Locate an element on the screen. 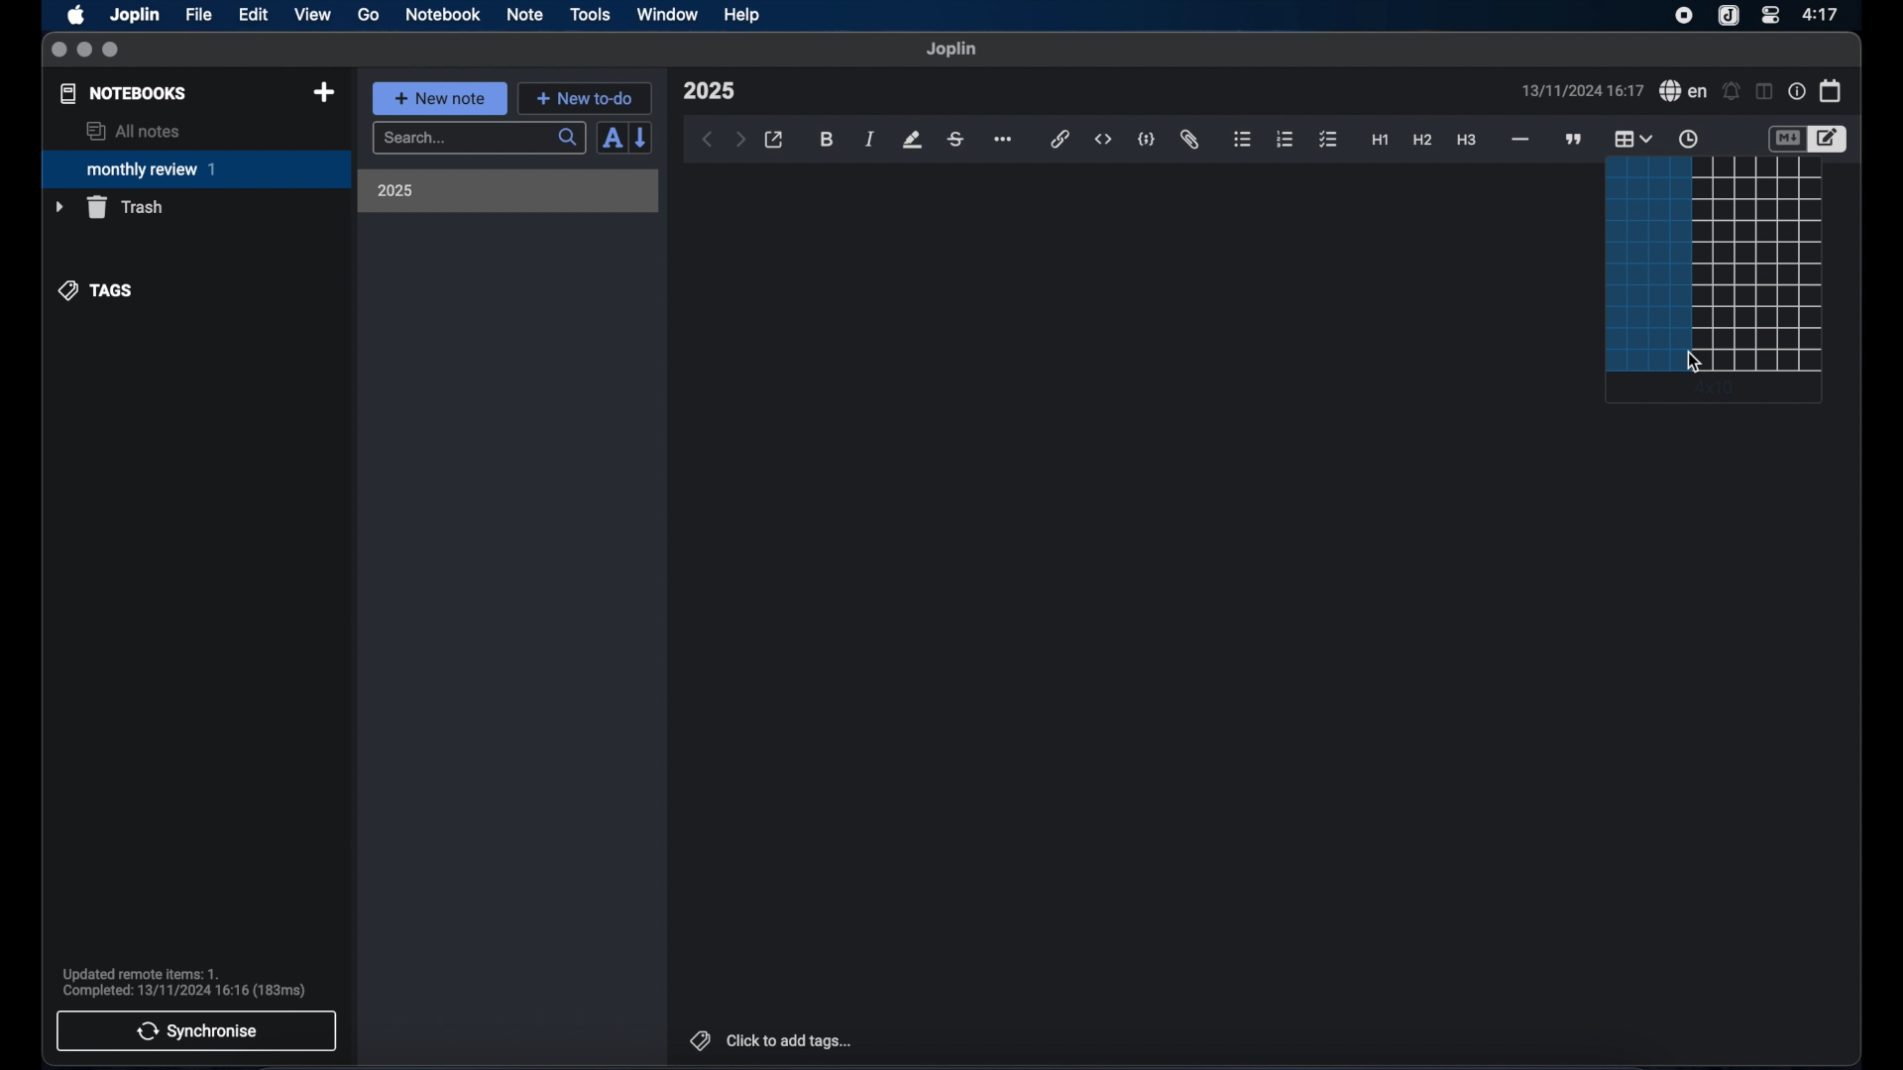 The width and height of the screenshot is (1903, 1070). note properties is located at coordinates (1797, 92).